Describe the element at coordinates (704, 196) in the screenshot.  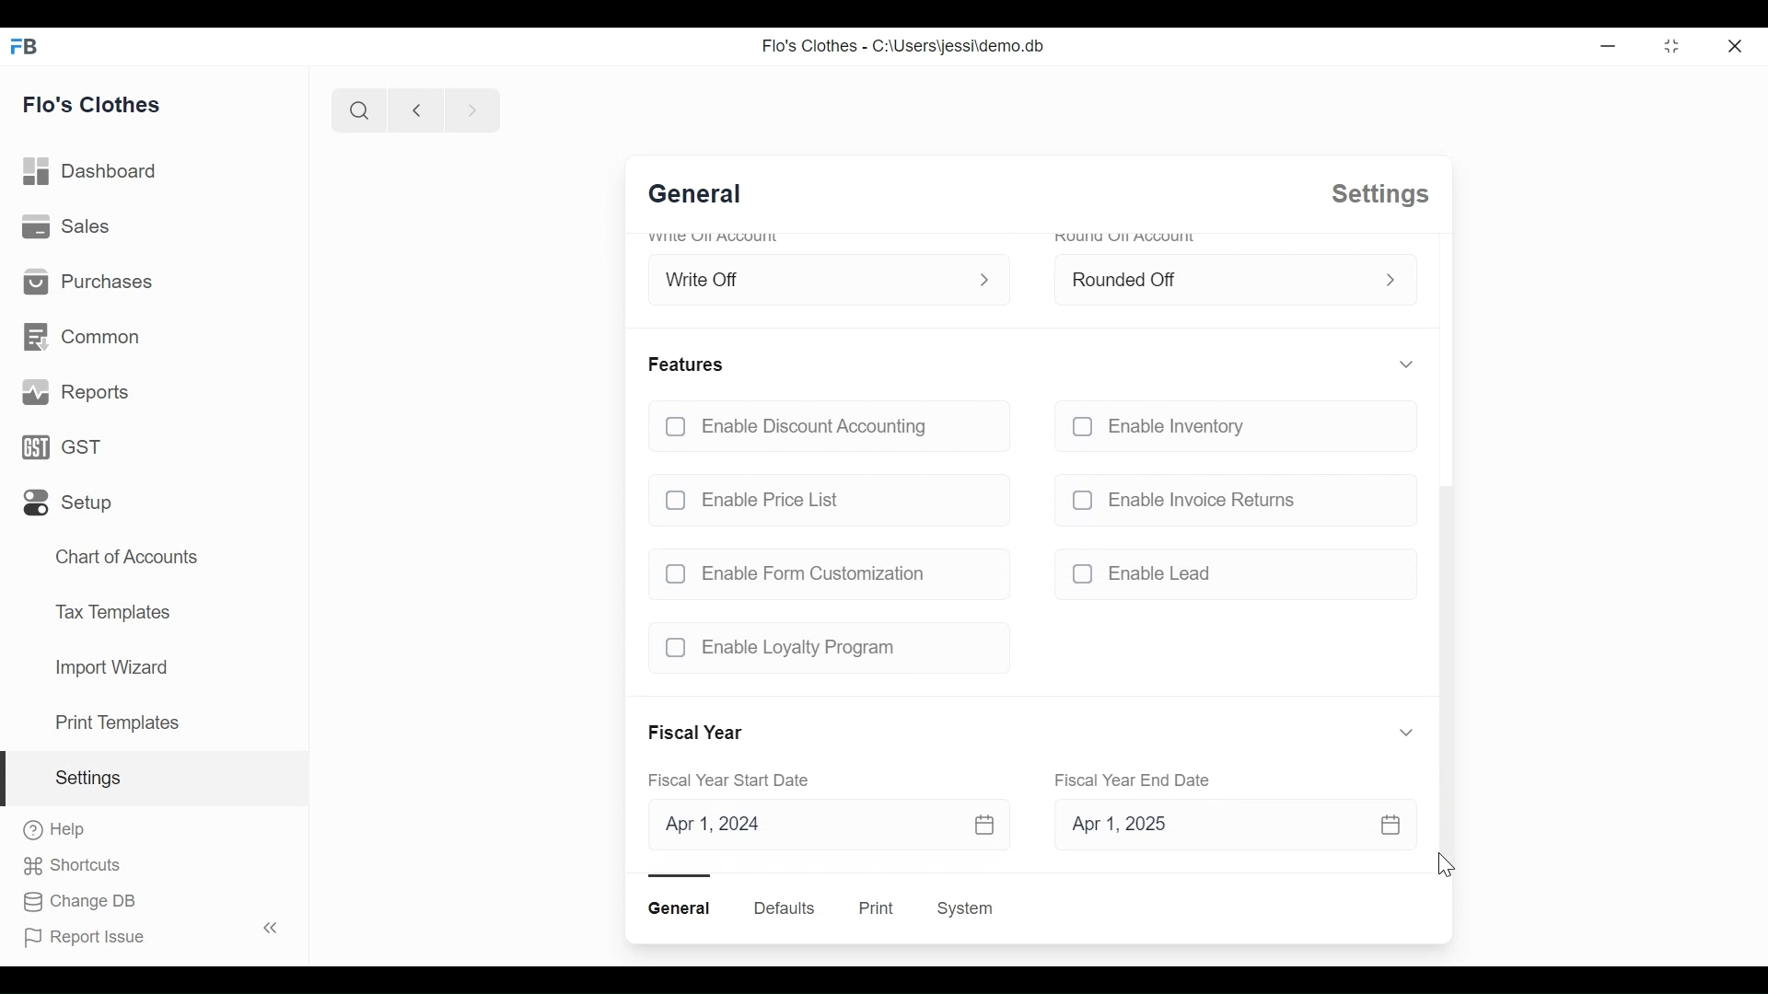
I see `General` at that location.